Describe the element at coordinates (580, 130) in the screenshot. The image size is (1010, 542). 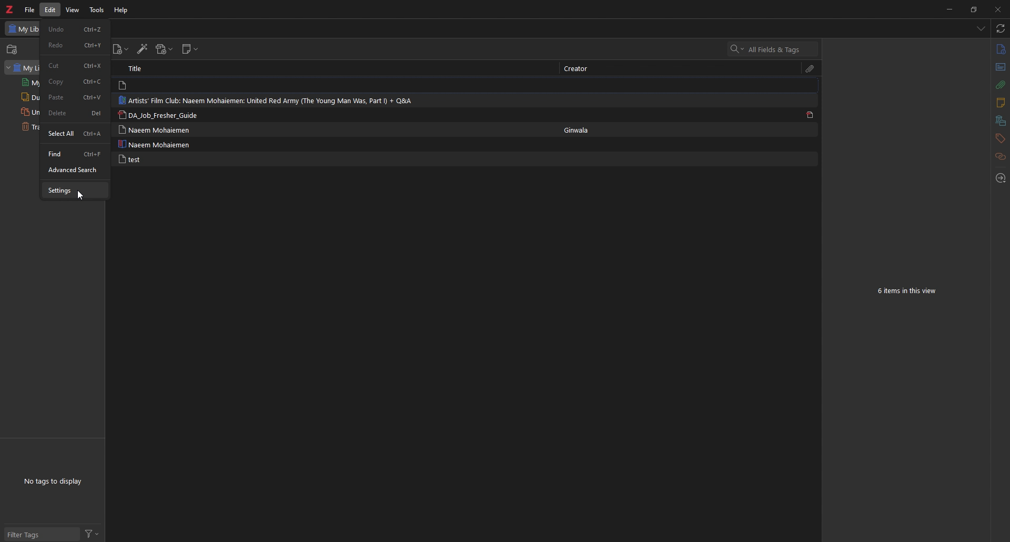
I see `Ginwala` at that location.